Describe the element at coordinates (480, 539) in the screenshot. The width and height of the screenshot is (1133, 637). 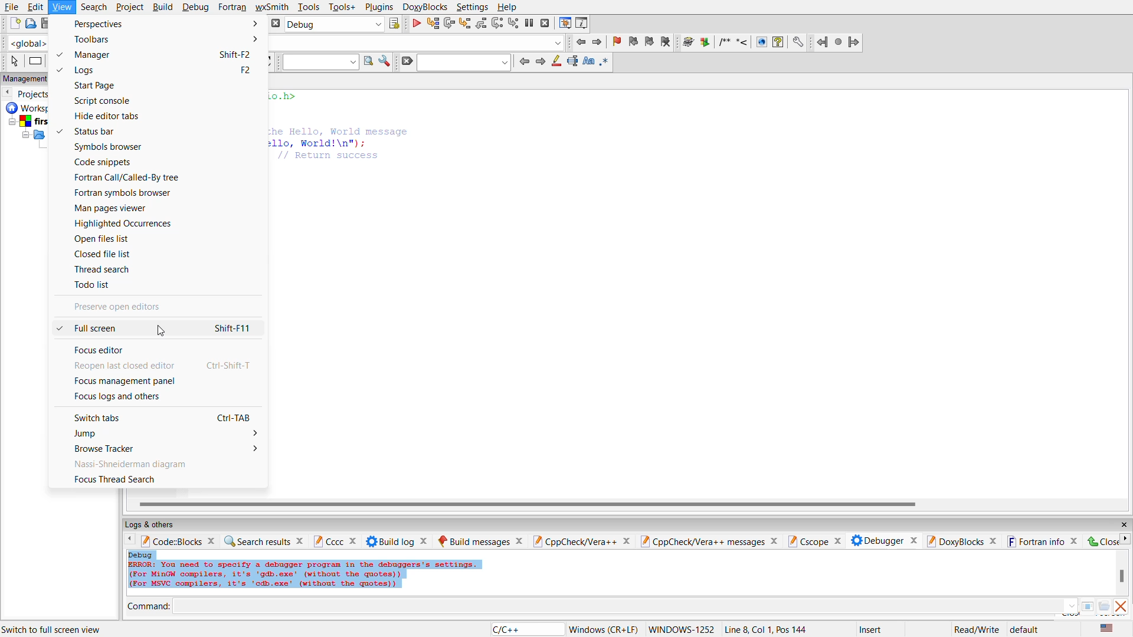
I see `build messages` at that location.